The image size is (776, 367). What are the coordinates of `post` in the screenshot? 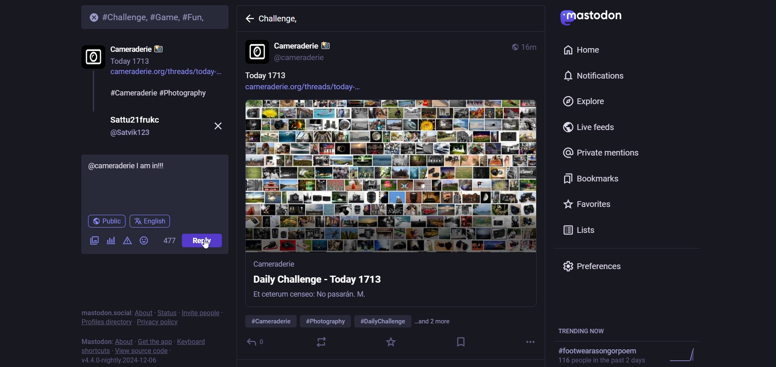 It's located at (202, 241).